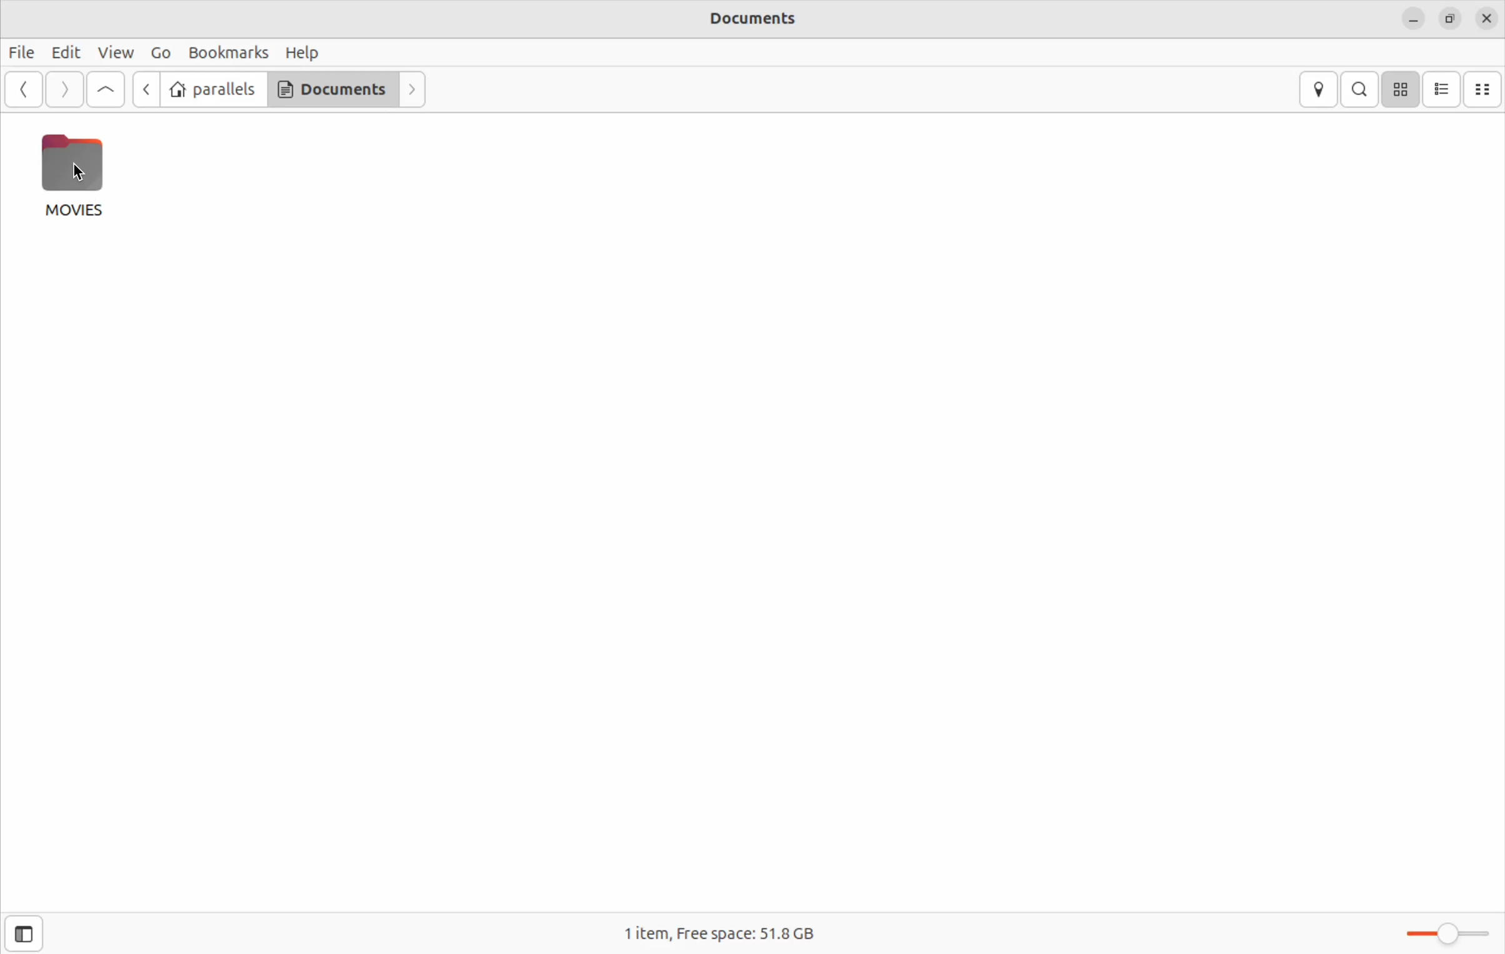 The height and width of the screenshot is (954, 1505). Describe the element at coordinates (1444, 89) in the screenshot. I see `List view` at that location.